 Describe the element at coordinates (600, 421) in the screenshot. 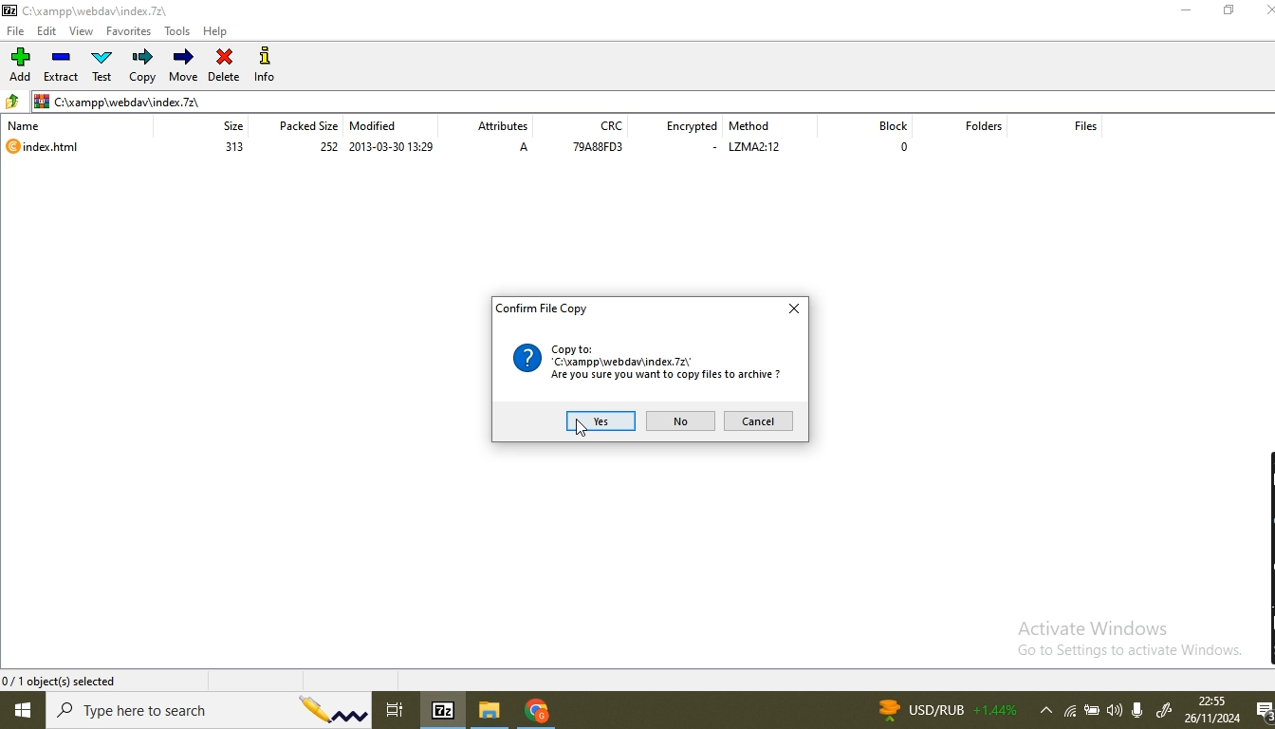

I see `yes` at that location.